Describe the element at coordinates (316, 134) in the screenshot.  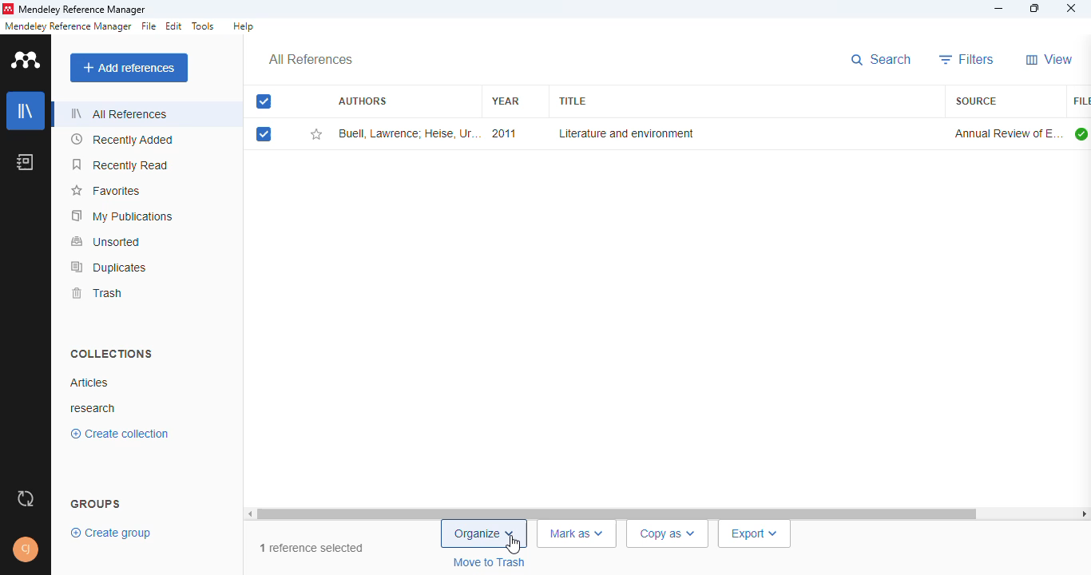
I see `add this reference to favorites` at that location.